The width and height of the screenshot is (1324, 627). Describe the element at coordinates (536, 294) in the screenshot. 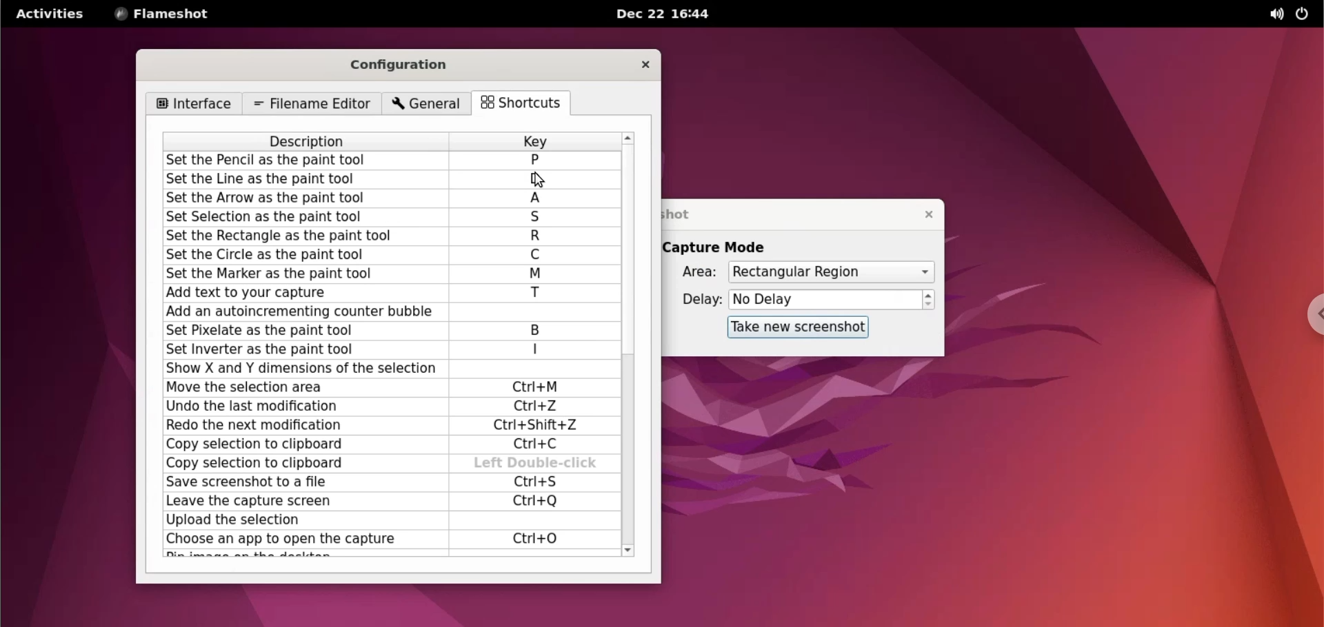

I see `T ` at that location.